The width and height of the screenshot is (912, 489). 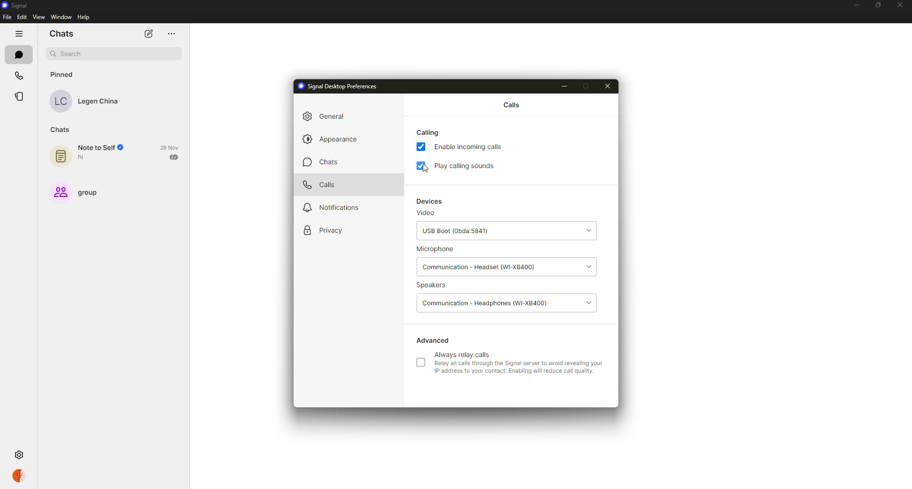 What do you see at coordinates (334, 140) in the screenshot?
I see `appearance` at bounding box center [334, 140].